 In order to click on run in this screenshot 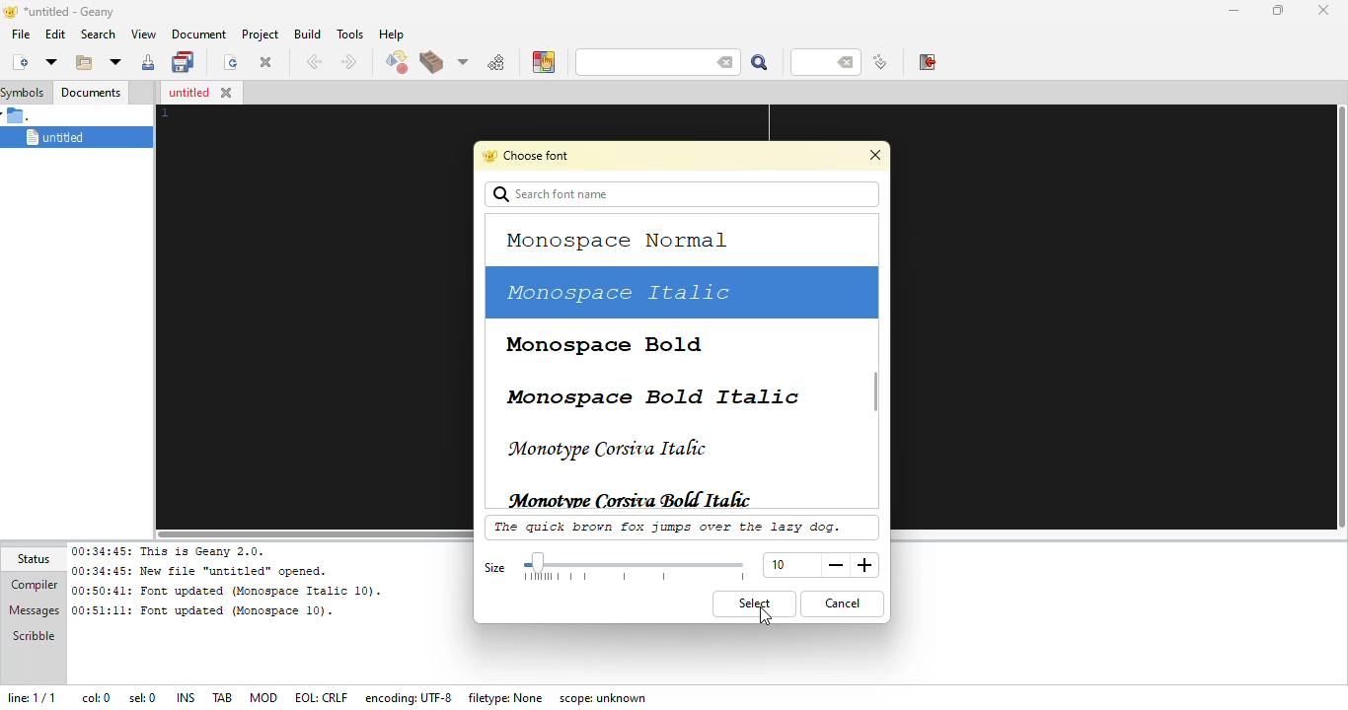, I will do `click(496, 62)`.